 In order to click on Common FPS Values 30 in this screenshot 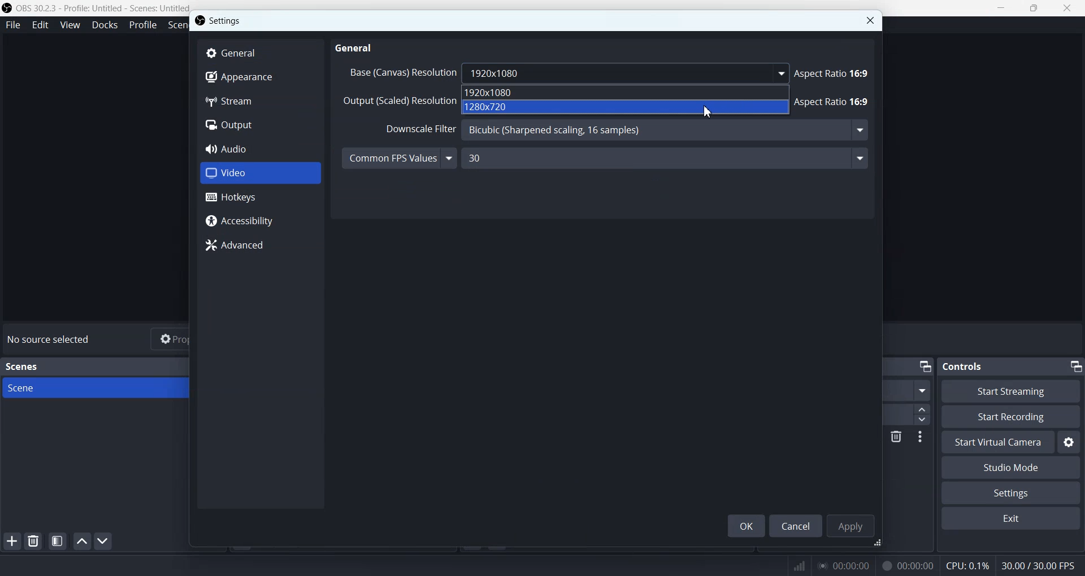, I will do `click(605, 160)`.